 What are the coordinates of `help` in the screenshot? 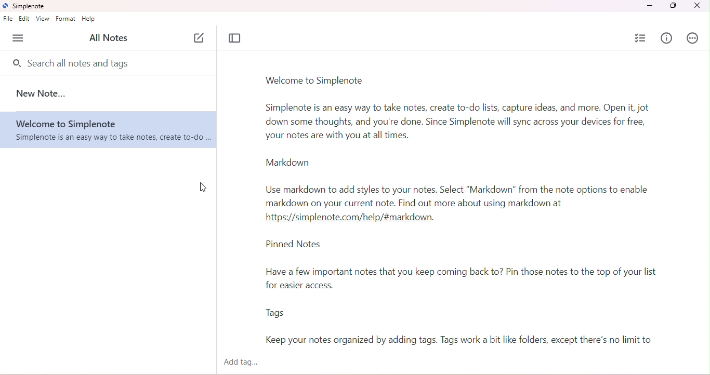 It's located at (89, 19).